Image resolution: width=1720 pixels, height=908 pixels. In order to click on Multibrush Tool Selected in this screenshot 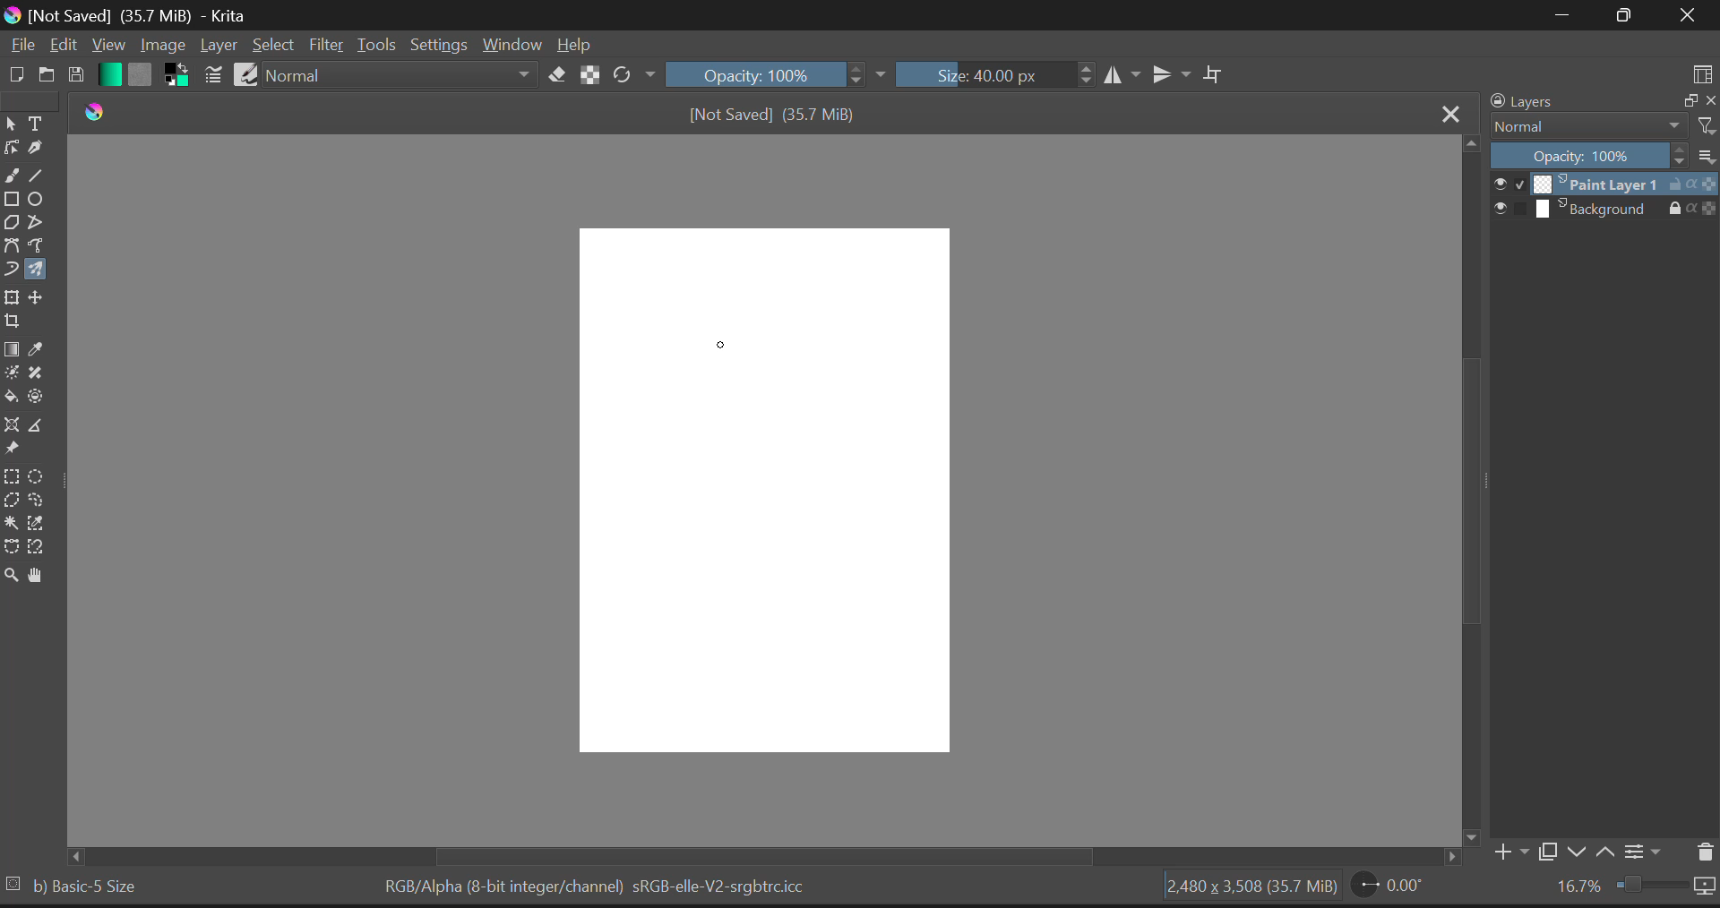, I will do `click(39, 268)`.